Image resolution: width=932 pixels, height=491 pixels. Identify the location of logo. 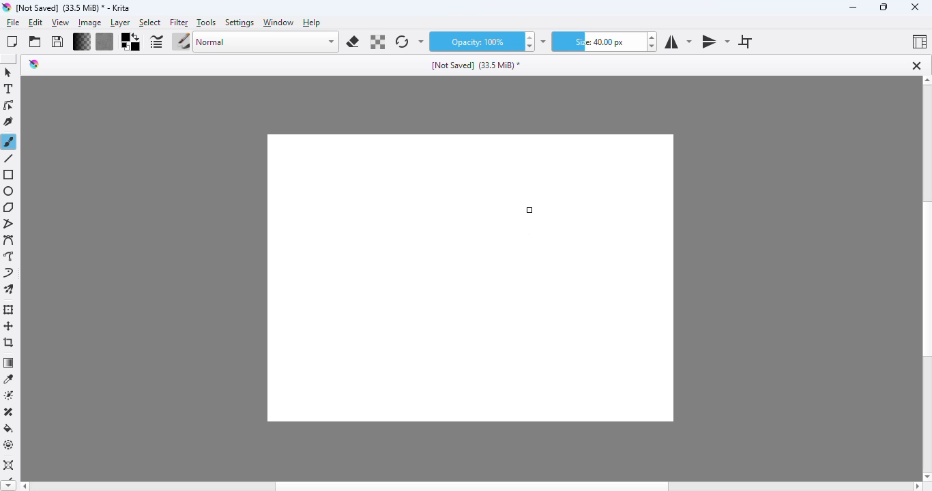
(34, 64).